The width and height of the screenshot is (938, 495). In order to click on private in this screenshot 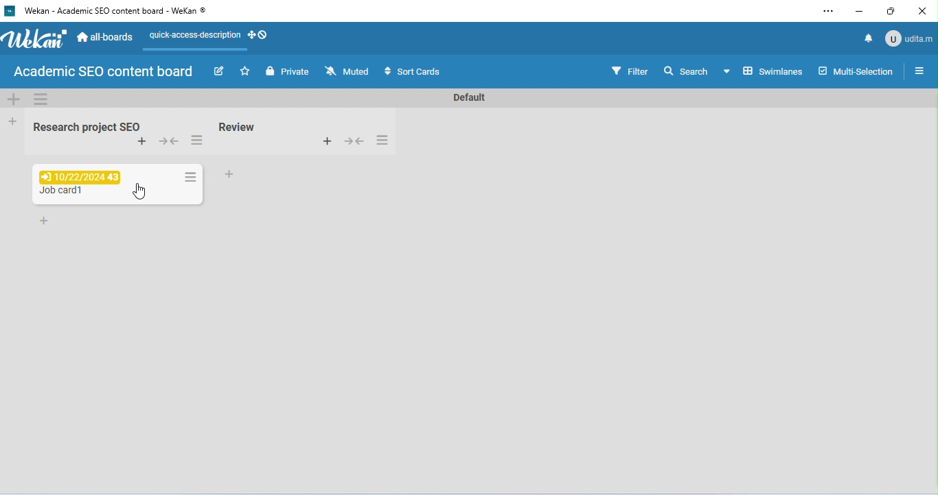, I will do `click(287, 71)`.